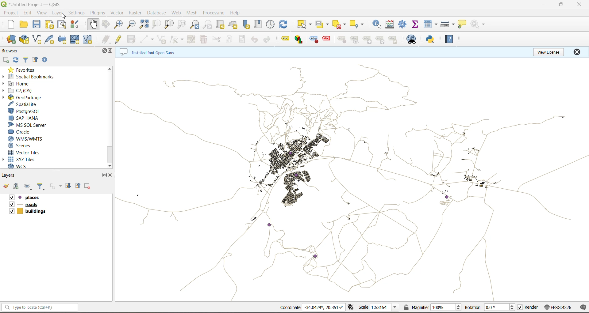  Describe the element at coordinates (430, 40) in the screenshot. I see `python` at that location.